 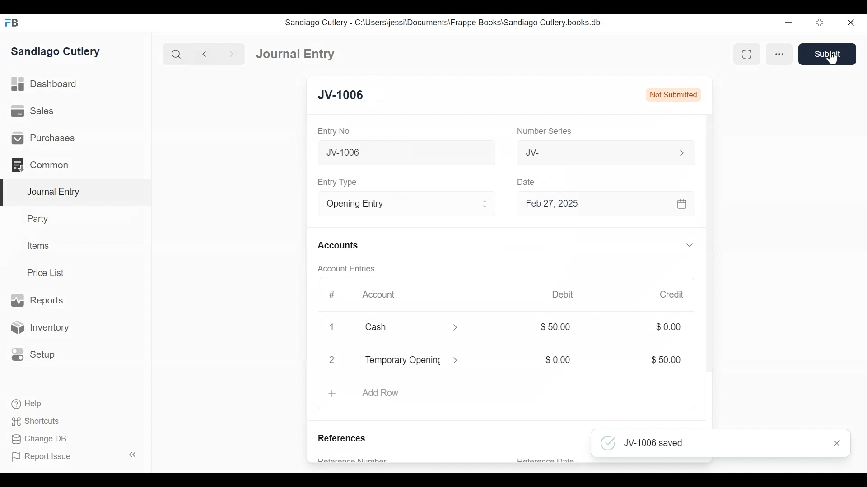 What do you see at coordinates (203, 54) in the screenshot?
I see `Navigate back` at bounding box center [203, 54].